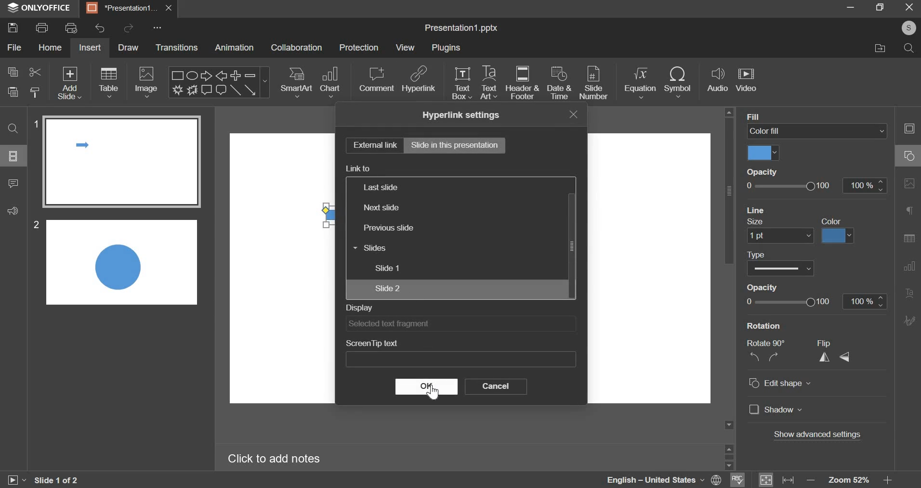  I want to click on account name, so click(908, 28).